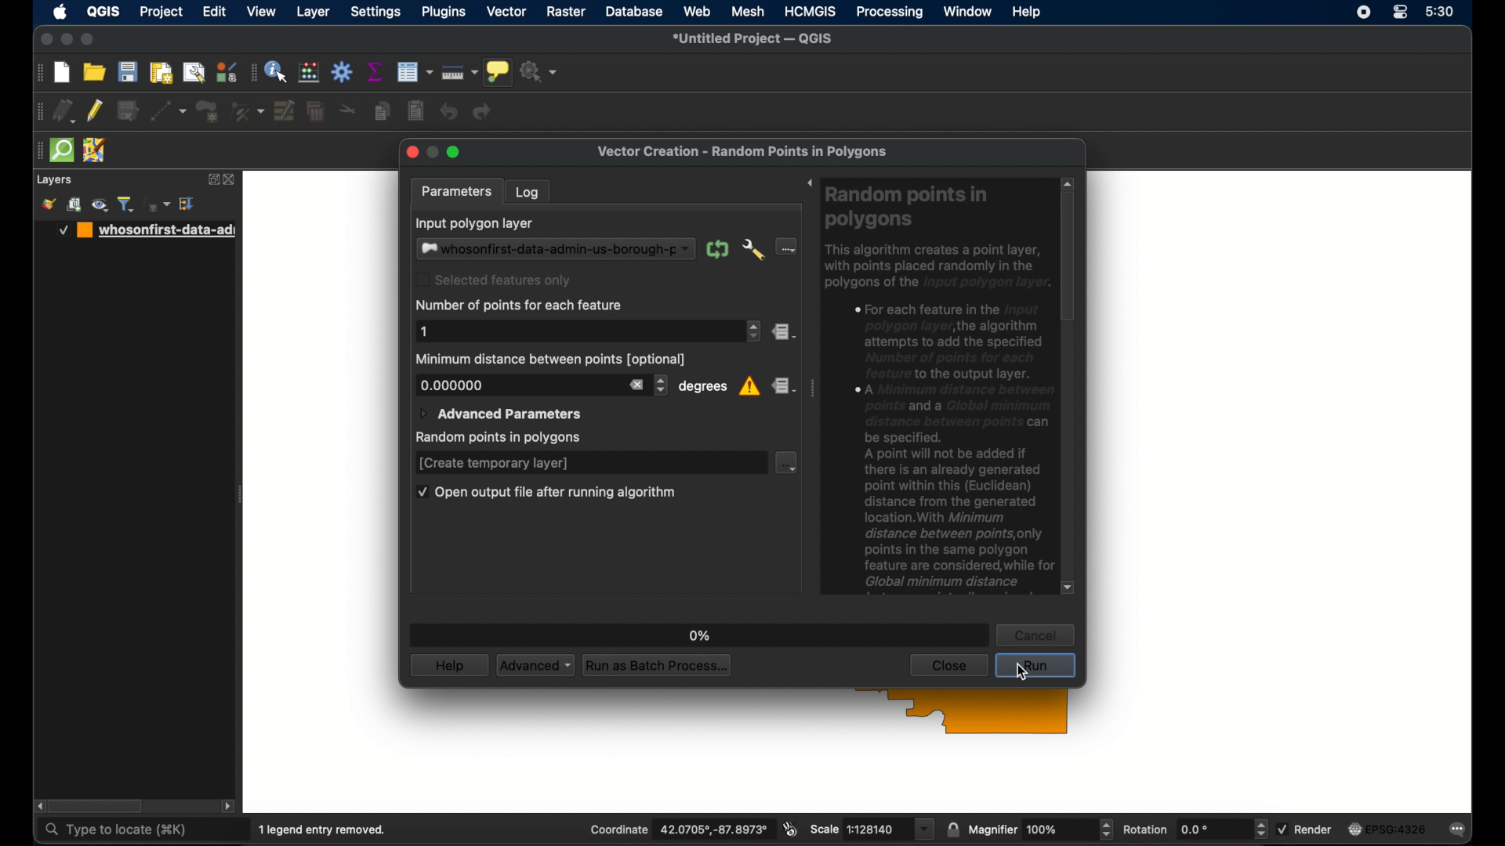 The width and height of the screenshot is (1505, 846). What do you see at coordinates (158, 204) in the screenshot?
I see `filter legend by expression` at bounding box center [158, 204].